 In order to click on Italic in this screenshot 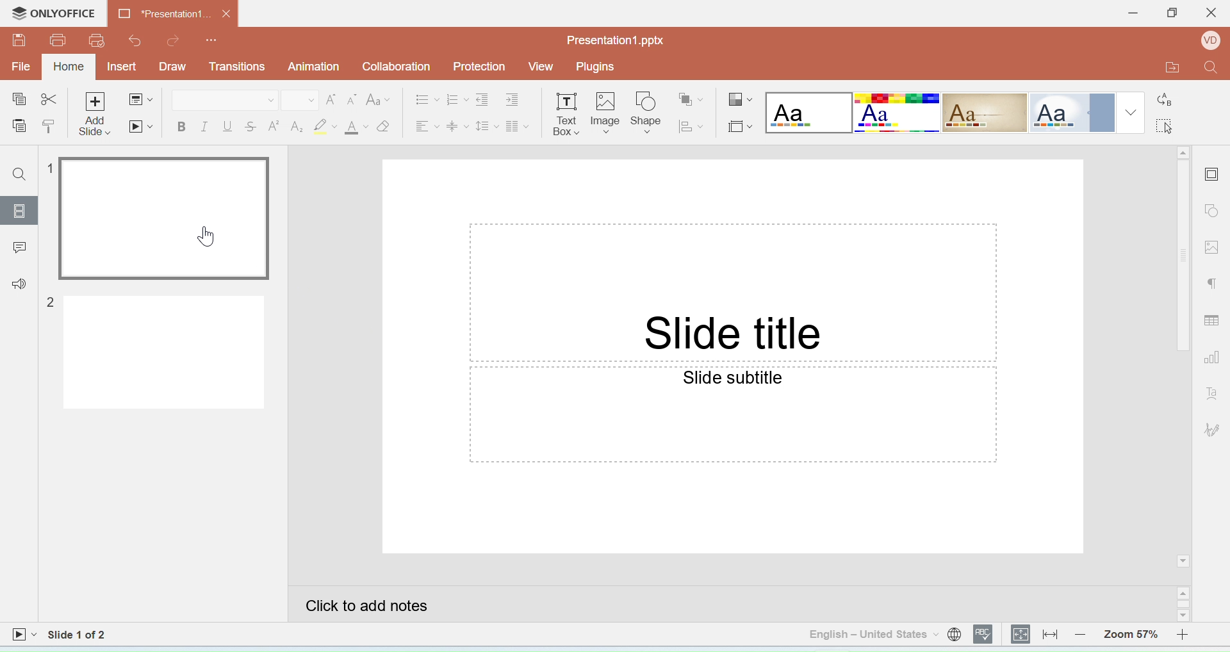, I will do `click(204, 127)`.